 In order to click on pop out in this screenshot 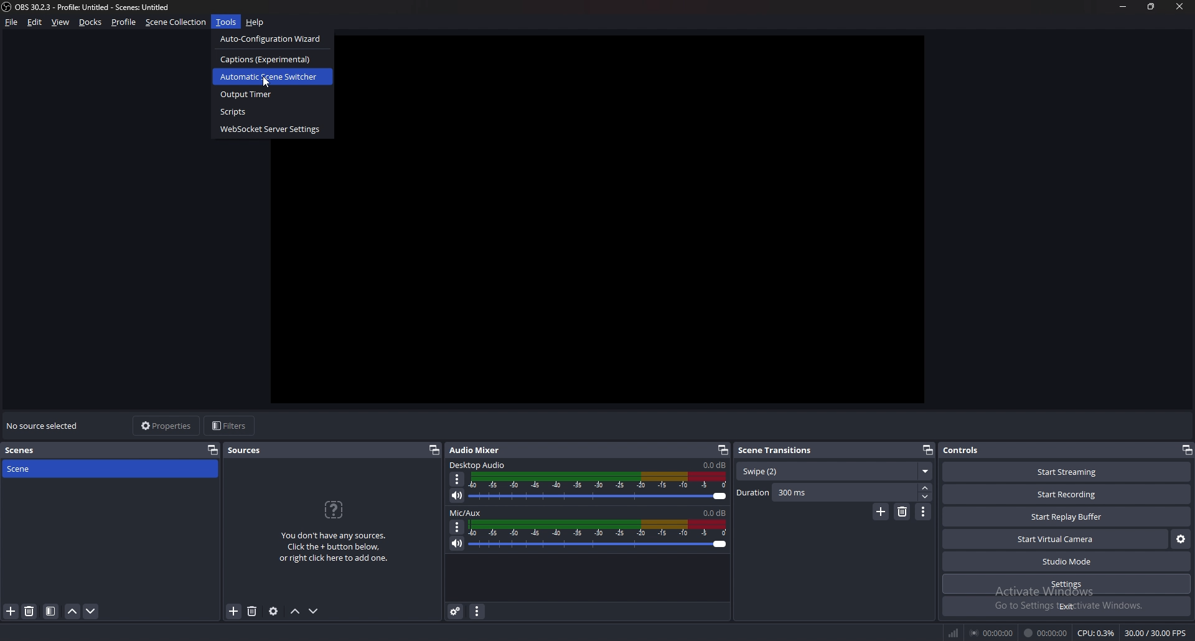, I will do `click(927, 451)`.